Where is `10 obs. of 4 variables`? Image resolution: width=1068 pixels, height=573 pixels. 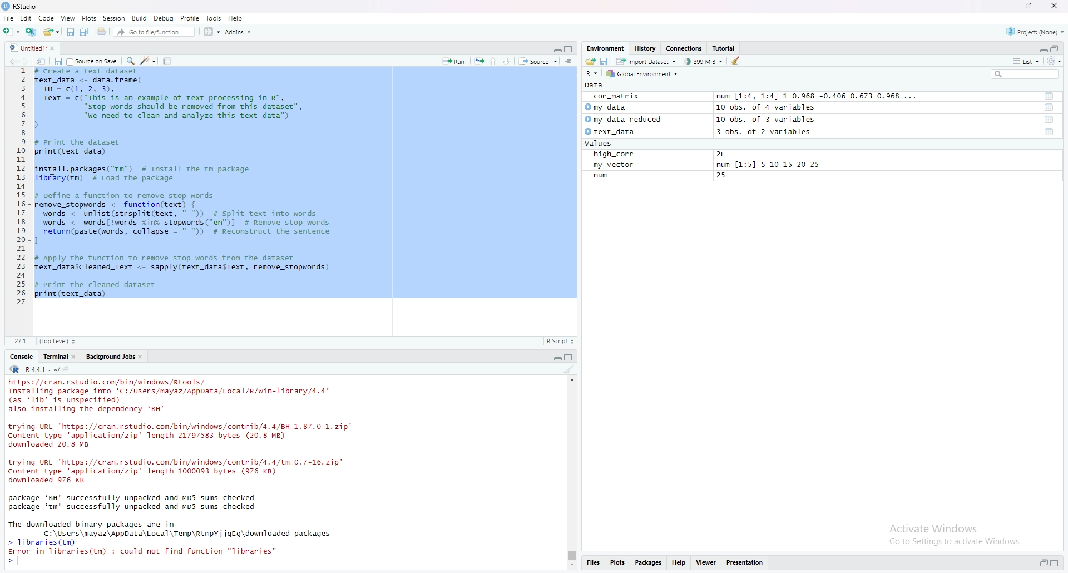
10 obs. of 4 variables is located at coordinates (766, 107).